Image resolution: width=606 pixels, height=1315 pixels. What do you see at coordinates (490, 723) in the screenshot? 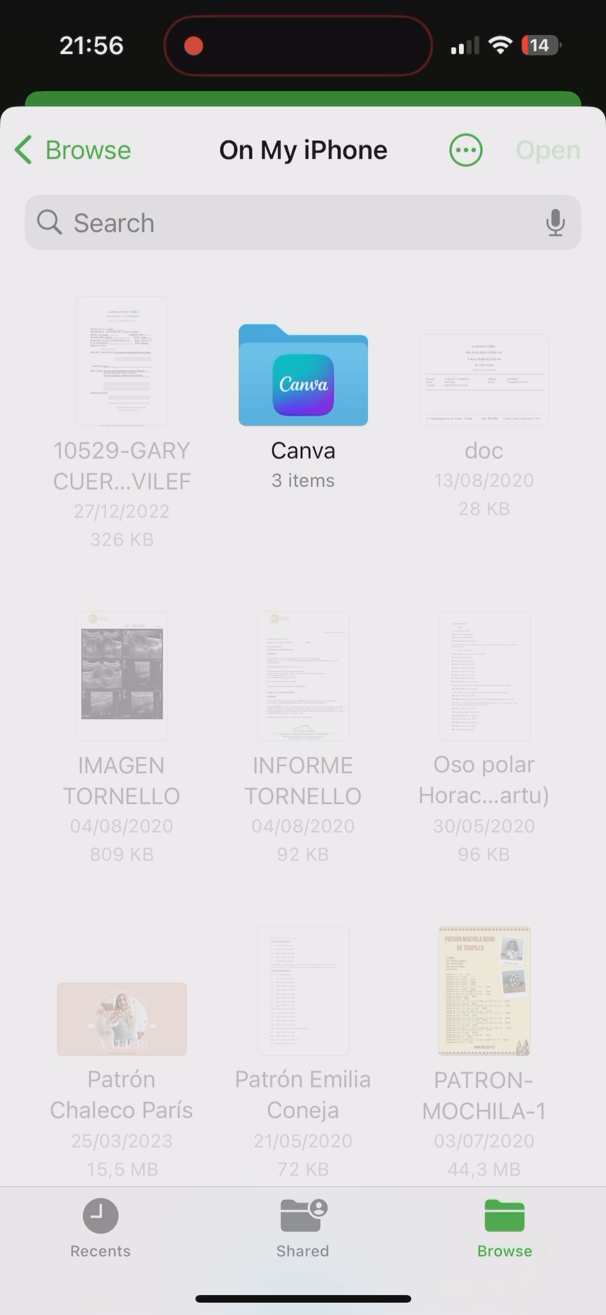
I see `Oso polar
Horac...artu)` at bounding box center [490, 723].